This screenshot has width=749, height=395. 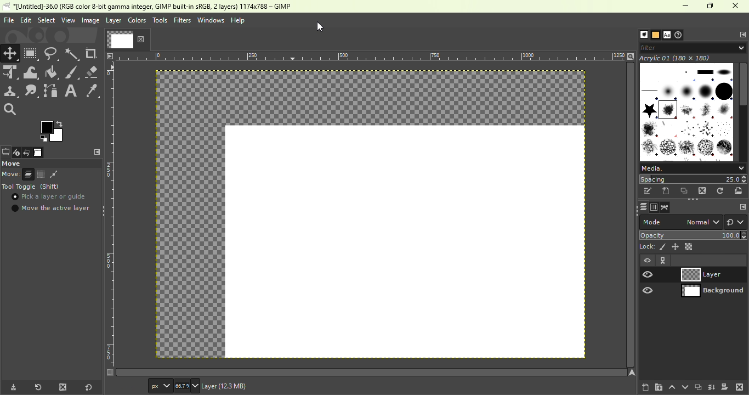 I want to click on Fonts, so click(x=667, y=33).